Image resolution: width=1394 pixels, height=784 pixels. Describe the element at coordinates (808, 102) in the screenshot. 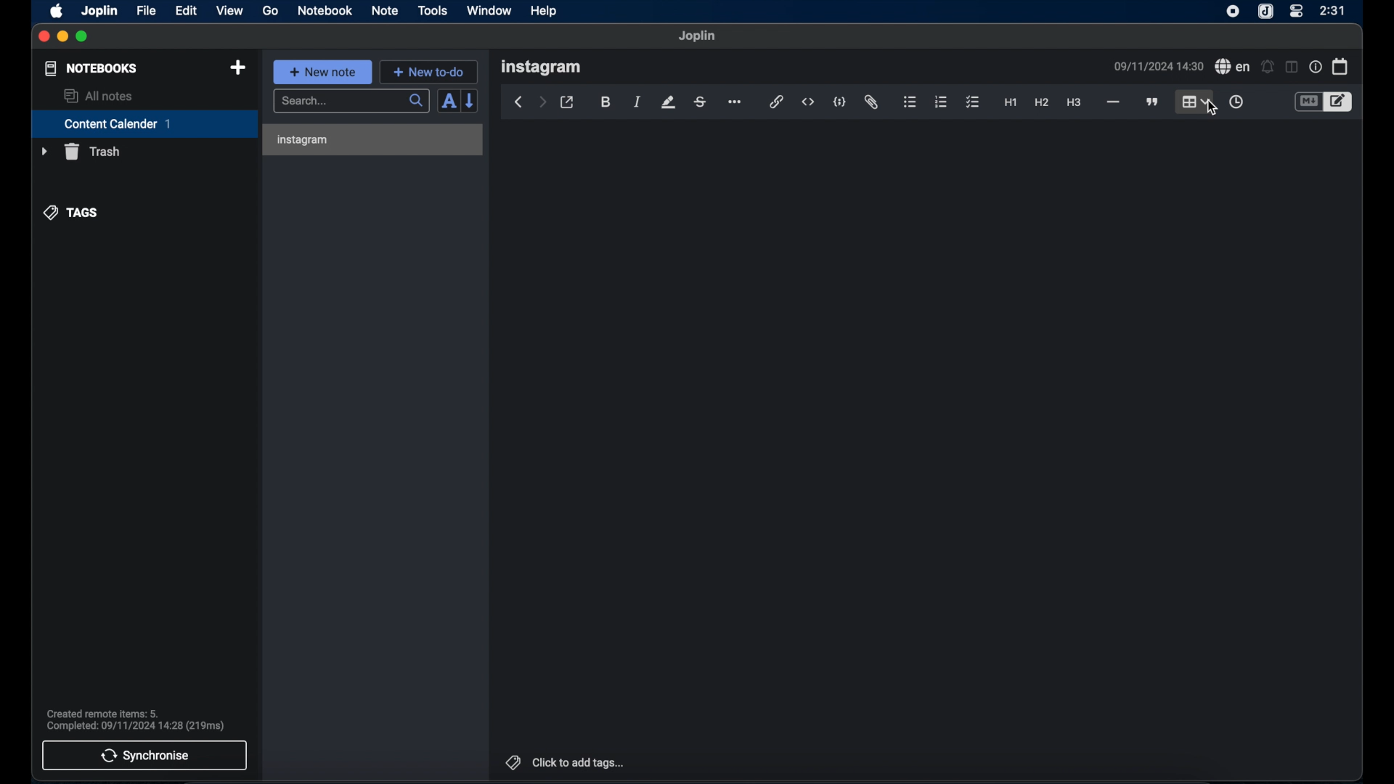

I see `inline code` at that location.